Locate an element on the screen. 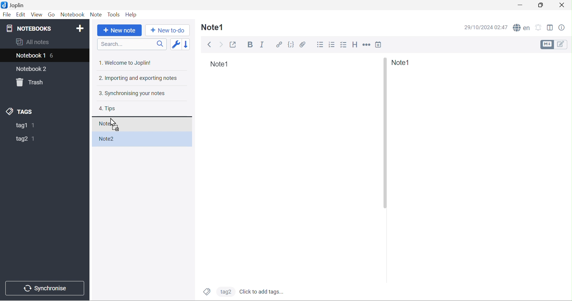 This screenshot has height=301, width=572. File is located at coordinates (7, 15).